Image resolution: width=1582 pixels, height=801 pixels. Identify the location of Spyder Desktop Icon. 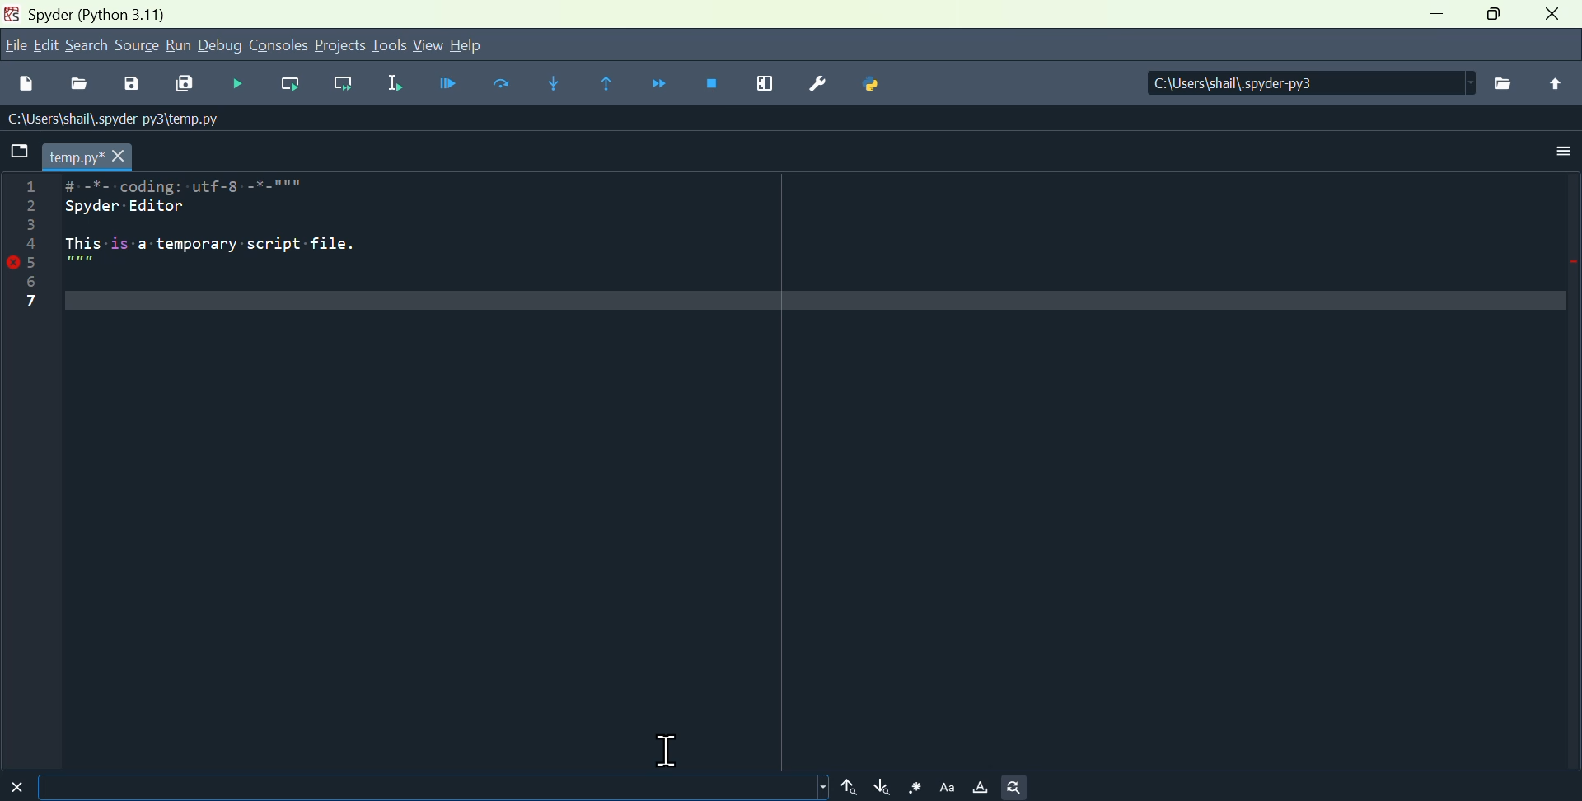
(11, 14).